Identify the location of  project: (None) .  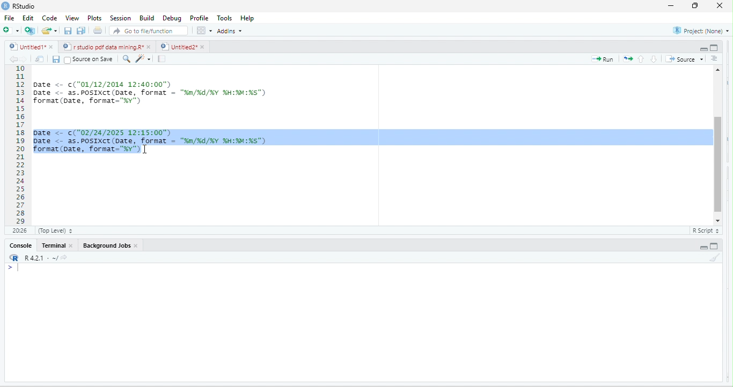
(699, 30).